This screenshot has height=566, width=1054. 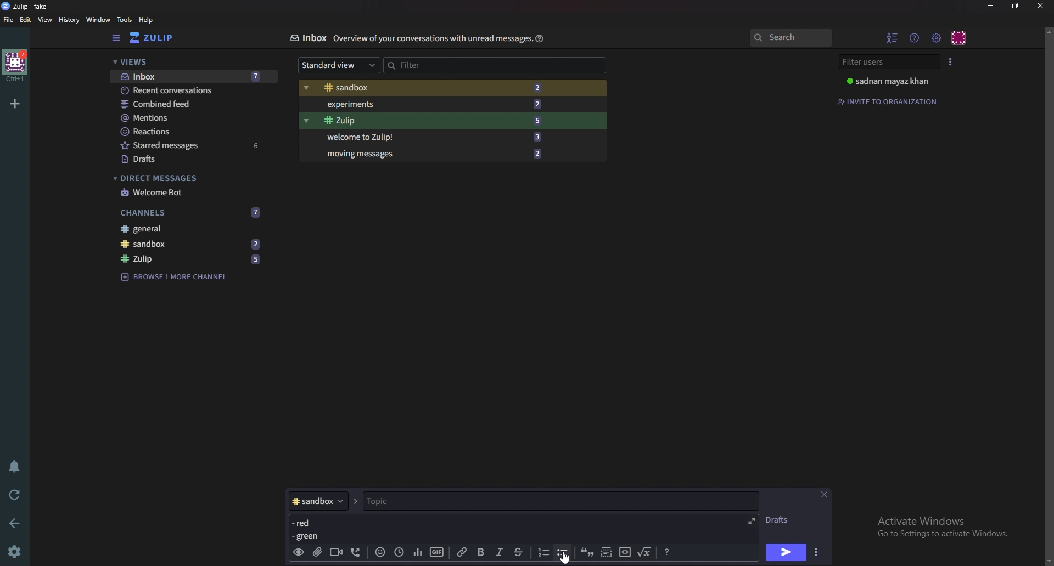 I want to click on Recent conversations, so click(x=194, y=90).